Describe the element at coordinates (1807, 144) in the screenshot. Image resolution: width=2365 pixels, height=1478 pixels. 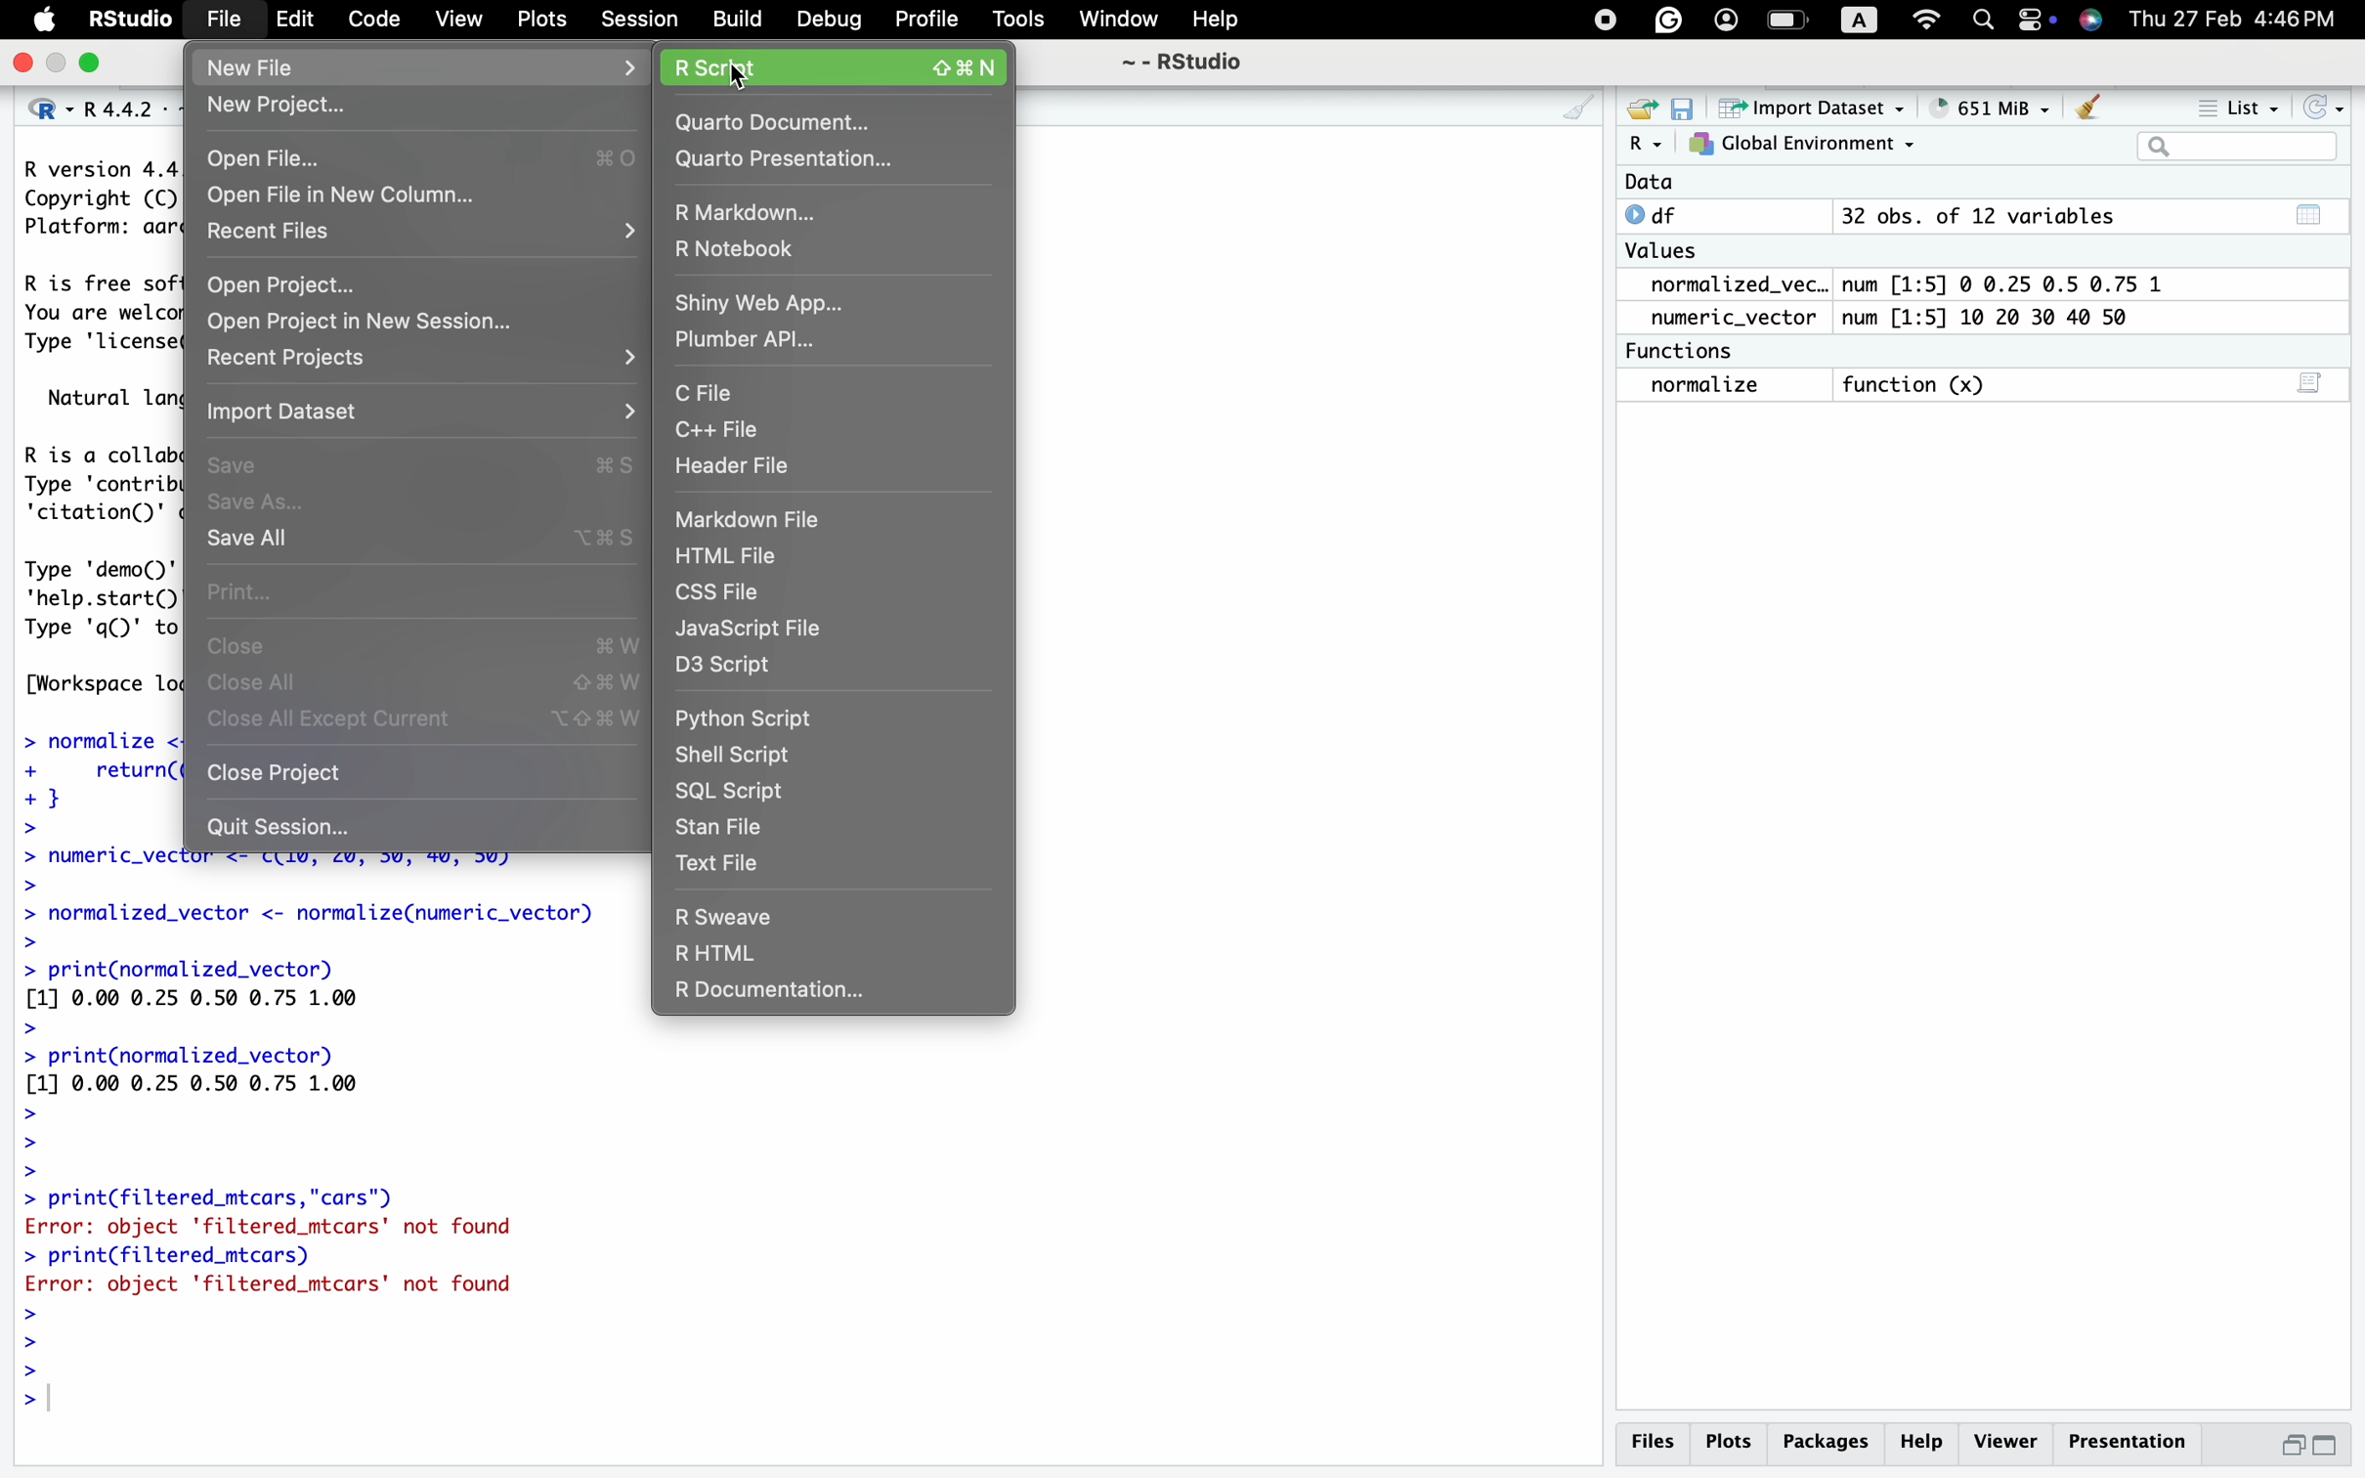
I see `7} Global Environment ~` at that location.